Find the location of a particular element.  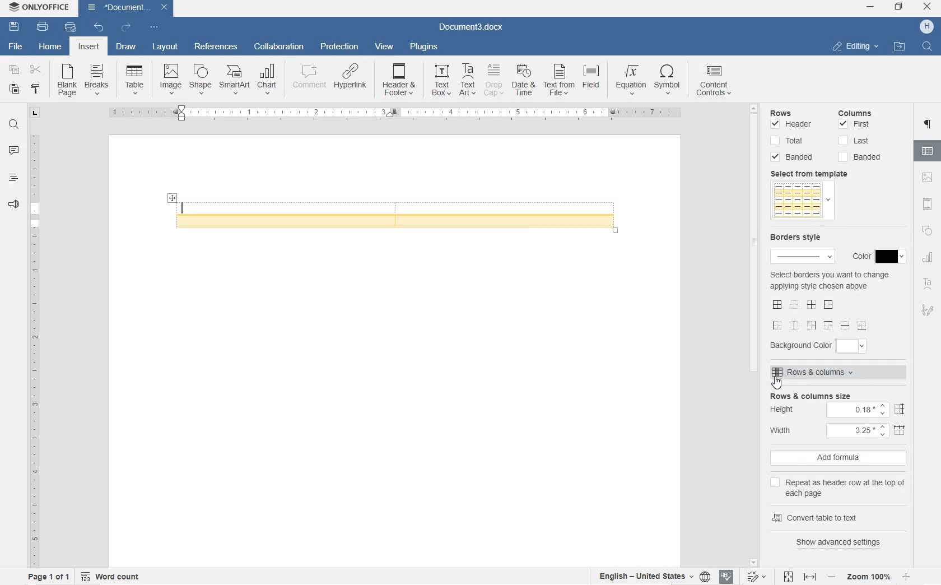

Document3.docx is located at coordinates (472, 26).